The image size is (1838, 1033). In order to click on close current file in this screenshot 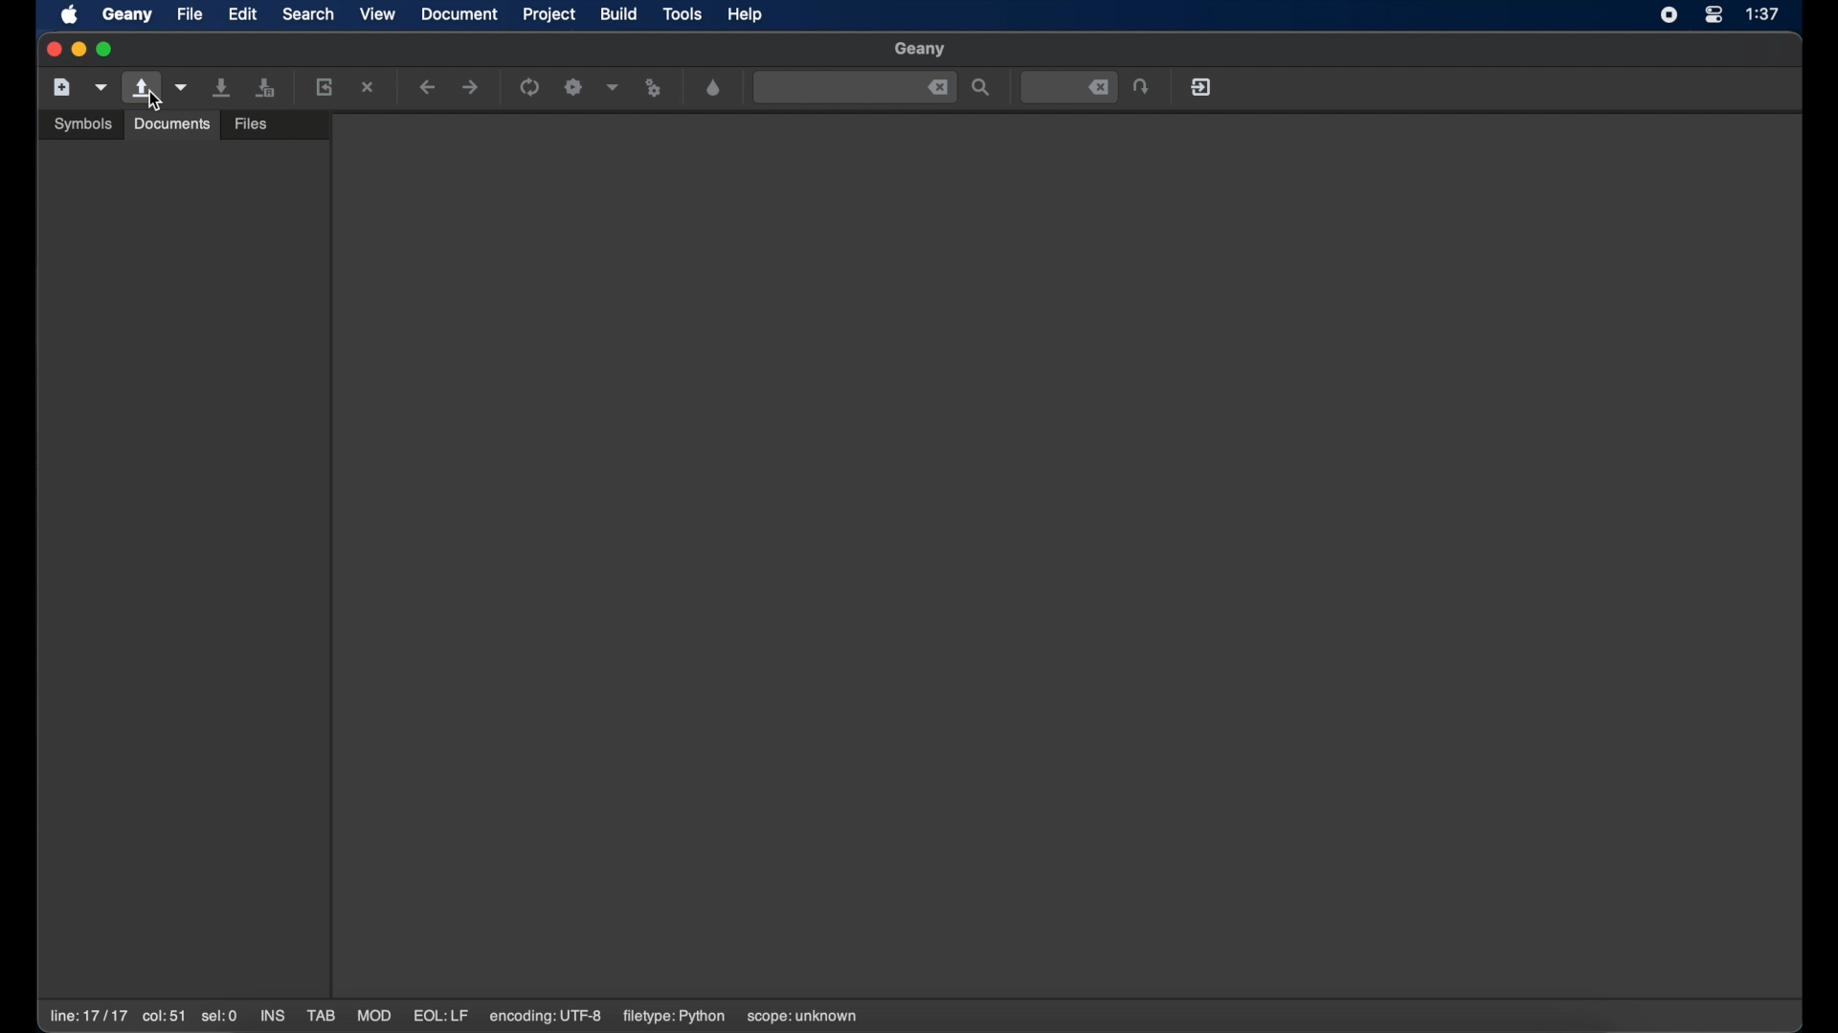, I will do `click(370, 87)`.